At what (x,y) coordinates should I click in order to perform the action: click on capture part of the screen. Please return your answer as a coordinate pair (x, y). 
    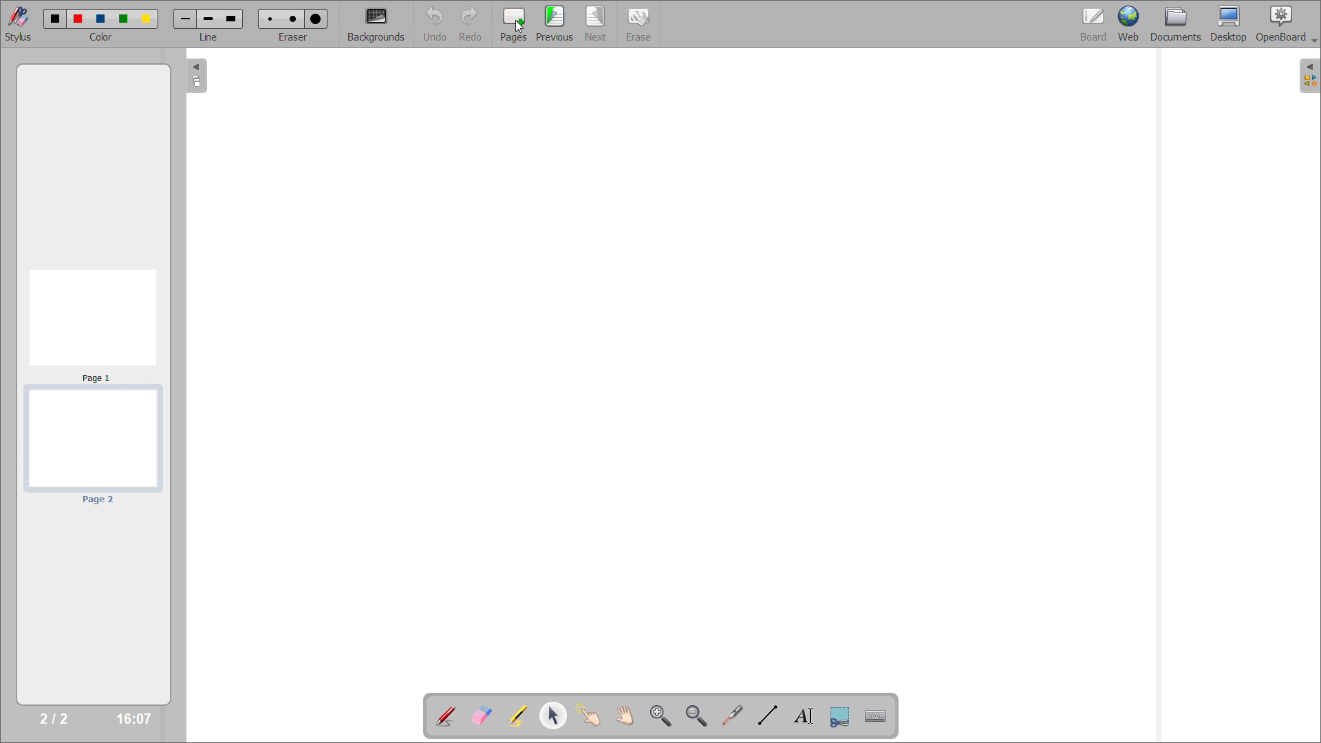
    Looking at the image, I should click on (841, 716).